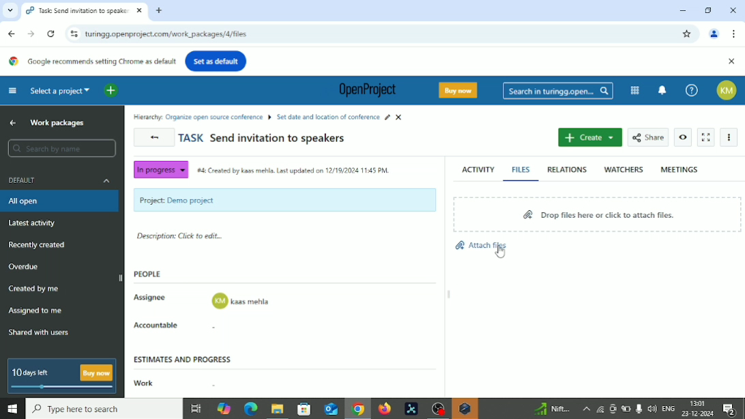 The image size is (745, 419). What do you see at coordinates (225, 407) in the screenshot?
I see `Copilot` at bounding box center [225, 407].